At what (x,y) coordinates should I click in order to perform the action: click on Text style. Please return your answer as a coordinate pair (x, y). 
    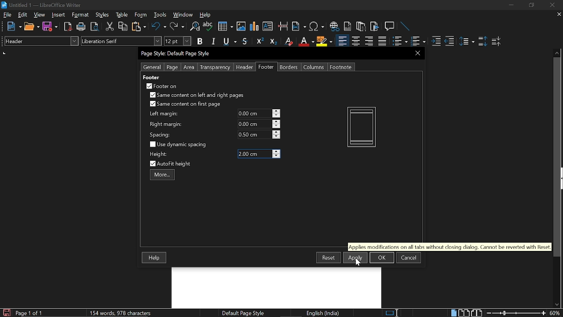
    Looking at the image, I should click on (122, 41).